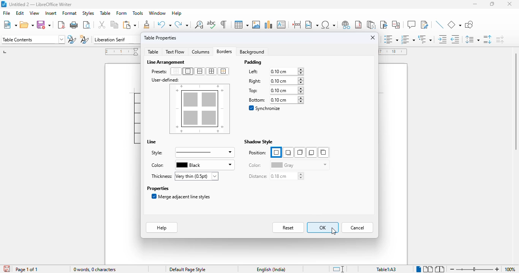 The image size is (519, 273). I want to click on redo, so click(181, 24).